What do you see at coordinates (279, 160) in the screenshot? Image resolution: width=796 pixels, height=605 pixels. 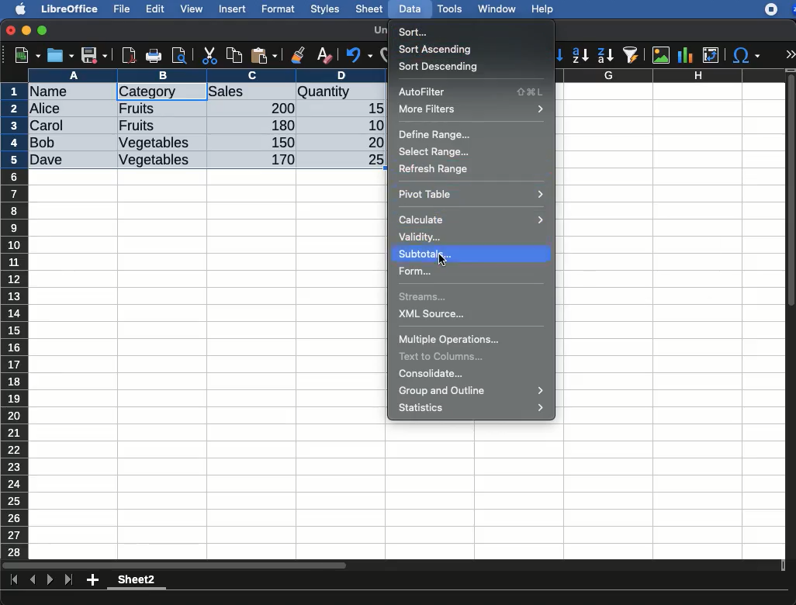 I see `170` at bounding box center [279, 160].